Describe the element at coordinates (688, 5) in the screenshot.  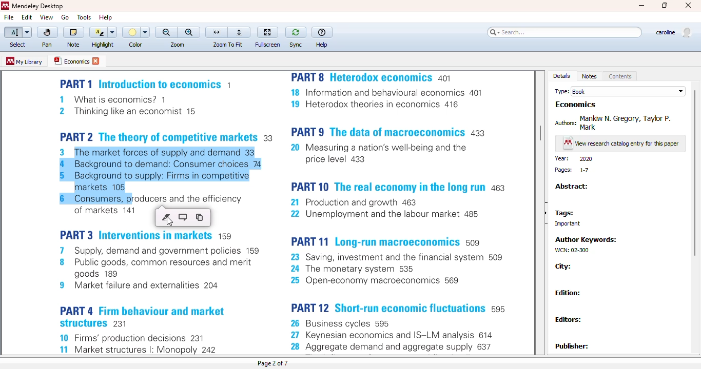
I see `close` at that location.